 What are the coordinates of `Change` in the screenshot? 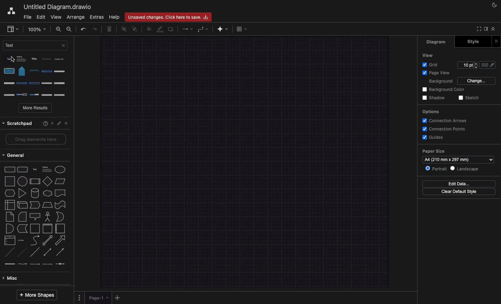 It's located at (477, 80).